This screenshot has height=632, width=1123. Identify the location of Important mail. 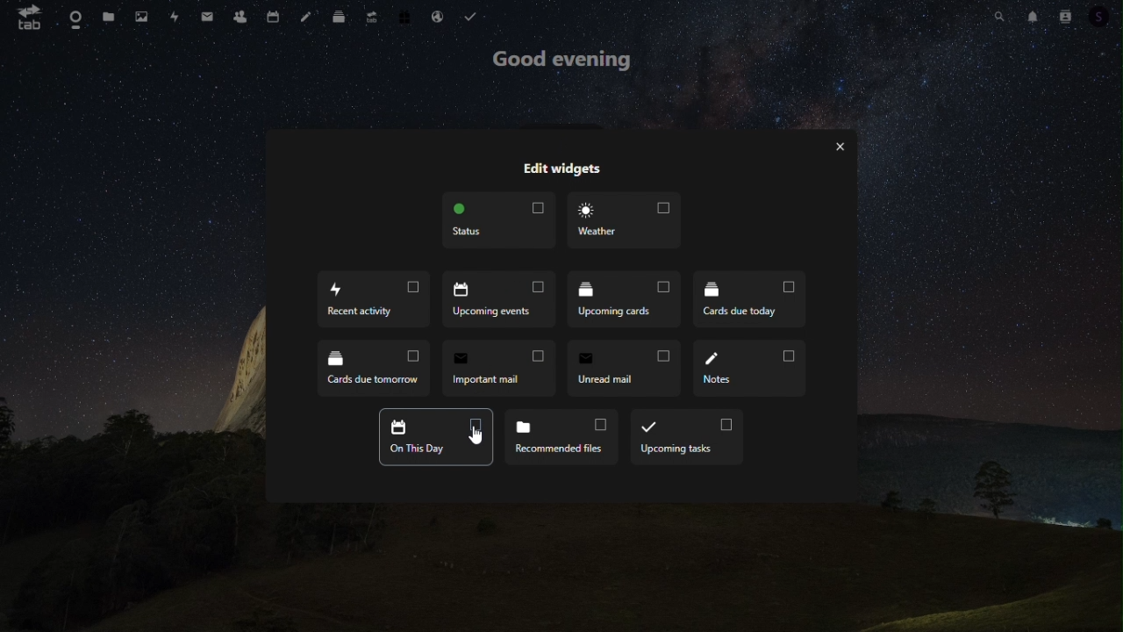
(503, 367).